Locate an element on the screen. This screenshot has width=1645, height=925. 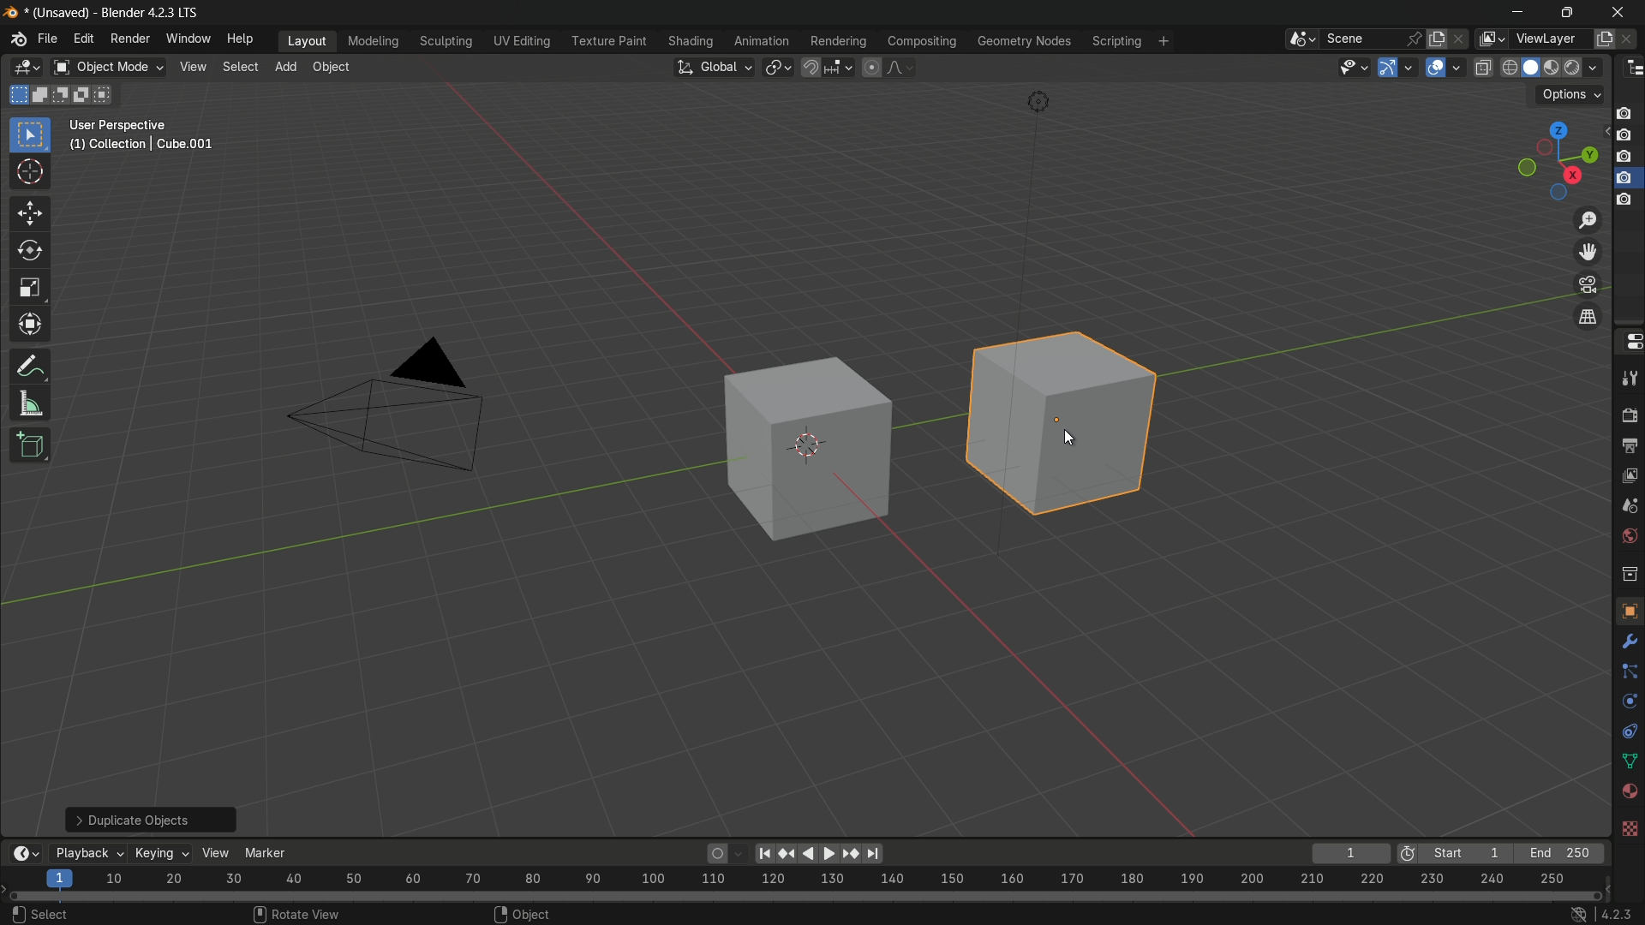
show gizmo is located at coordinates (1388, 68).